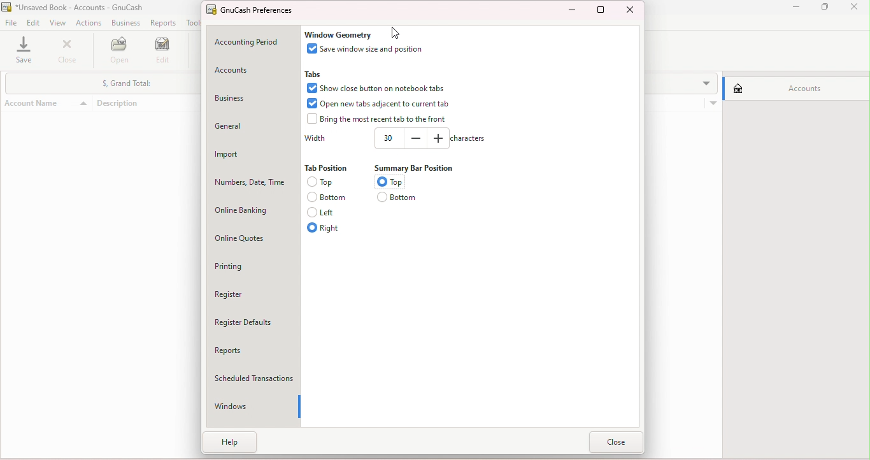 The image size is (870, 460). What do you see at coordinates (48, 80) in the screenshot?
I see `Account name` at bounding box center [48, 80].